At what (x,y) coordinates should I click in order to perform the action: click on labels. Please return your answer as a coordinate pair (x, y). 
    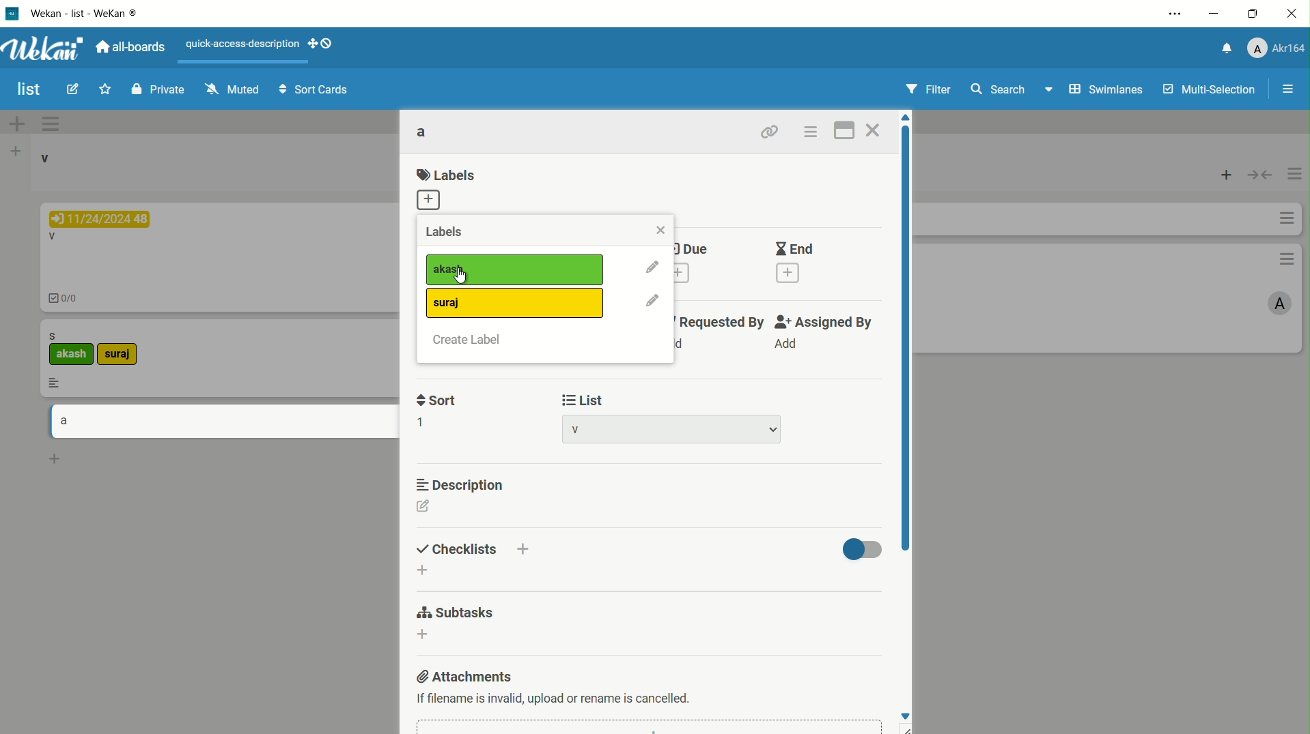
    Looking at the image, I should click on (445, 233).